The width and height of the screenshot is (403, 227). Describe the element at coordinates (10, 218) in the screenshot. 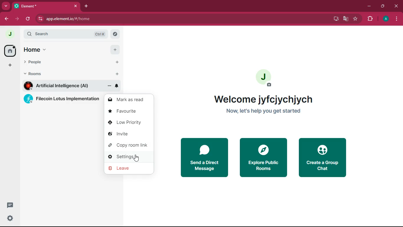

I see `settings` at that location.